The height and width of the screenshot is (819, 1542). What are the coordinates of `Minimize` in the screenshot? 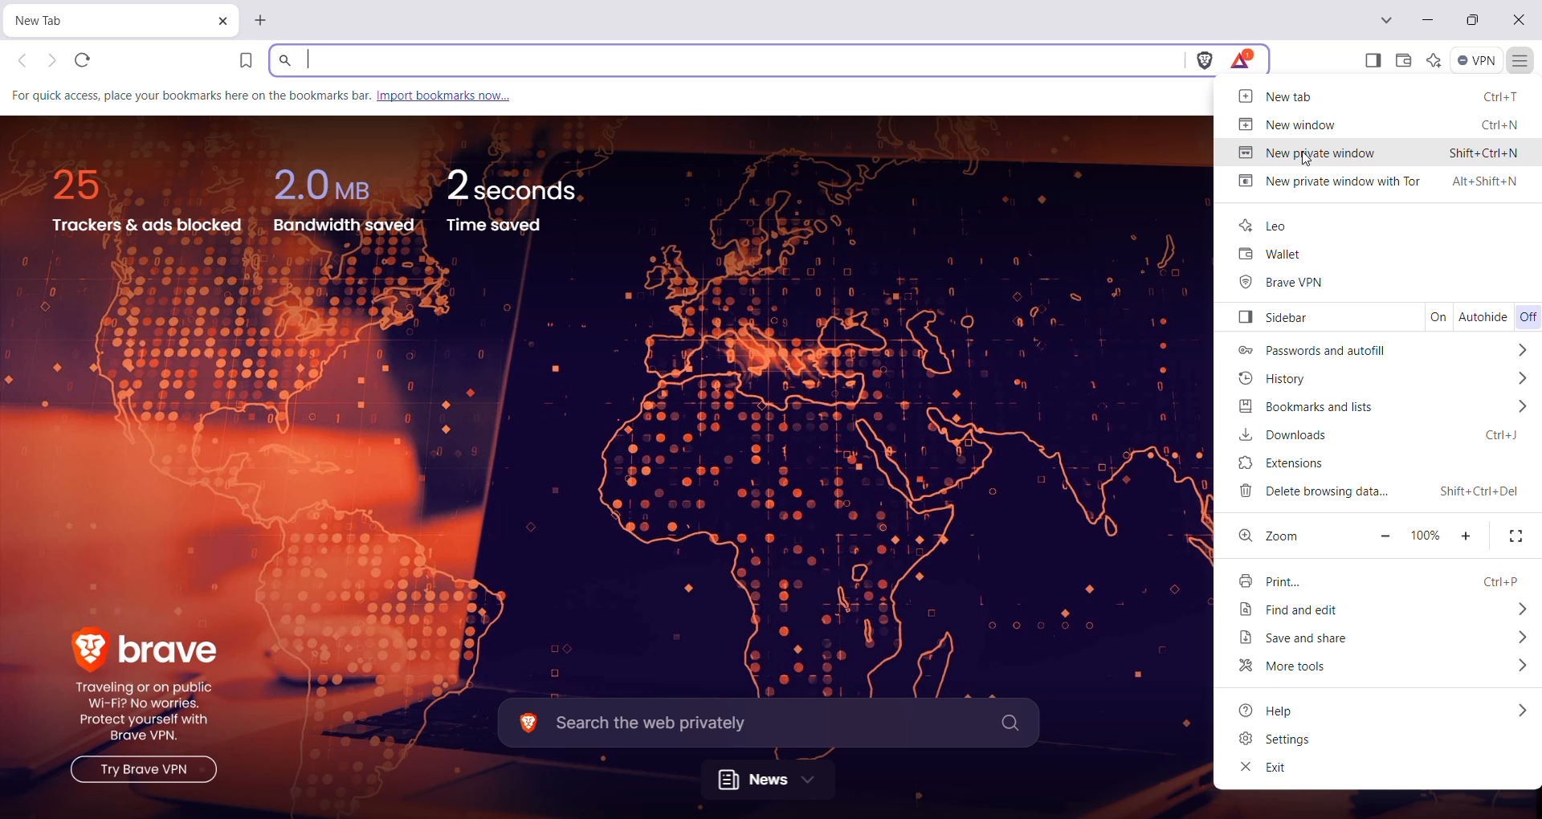 It's located at (1428, 19).